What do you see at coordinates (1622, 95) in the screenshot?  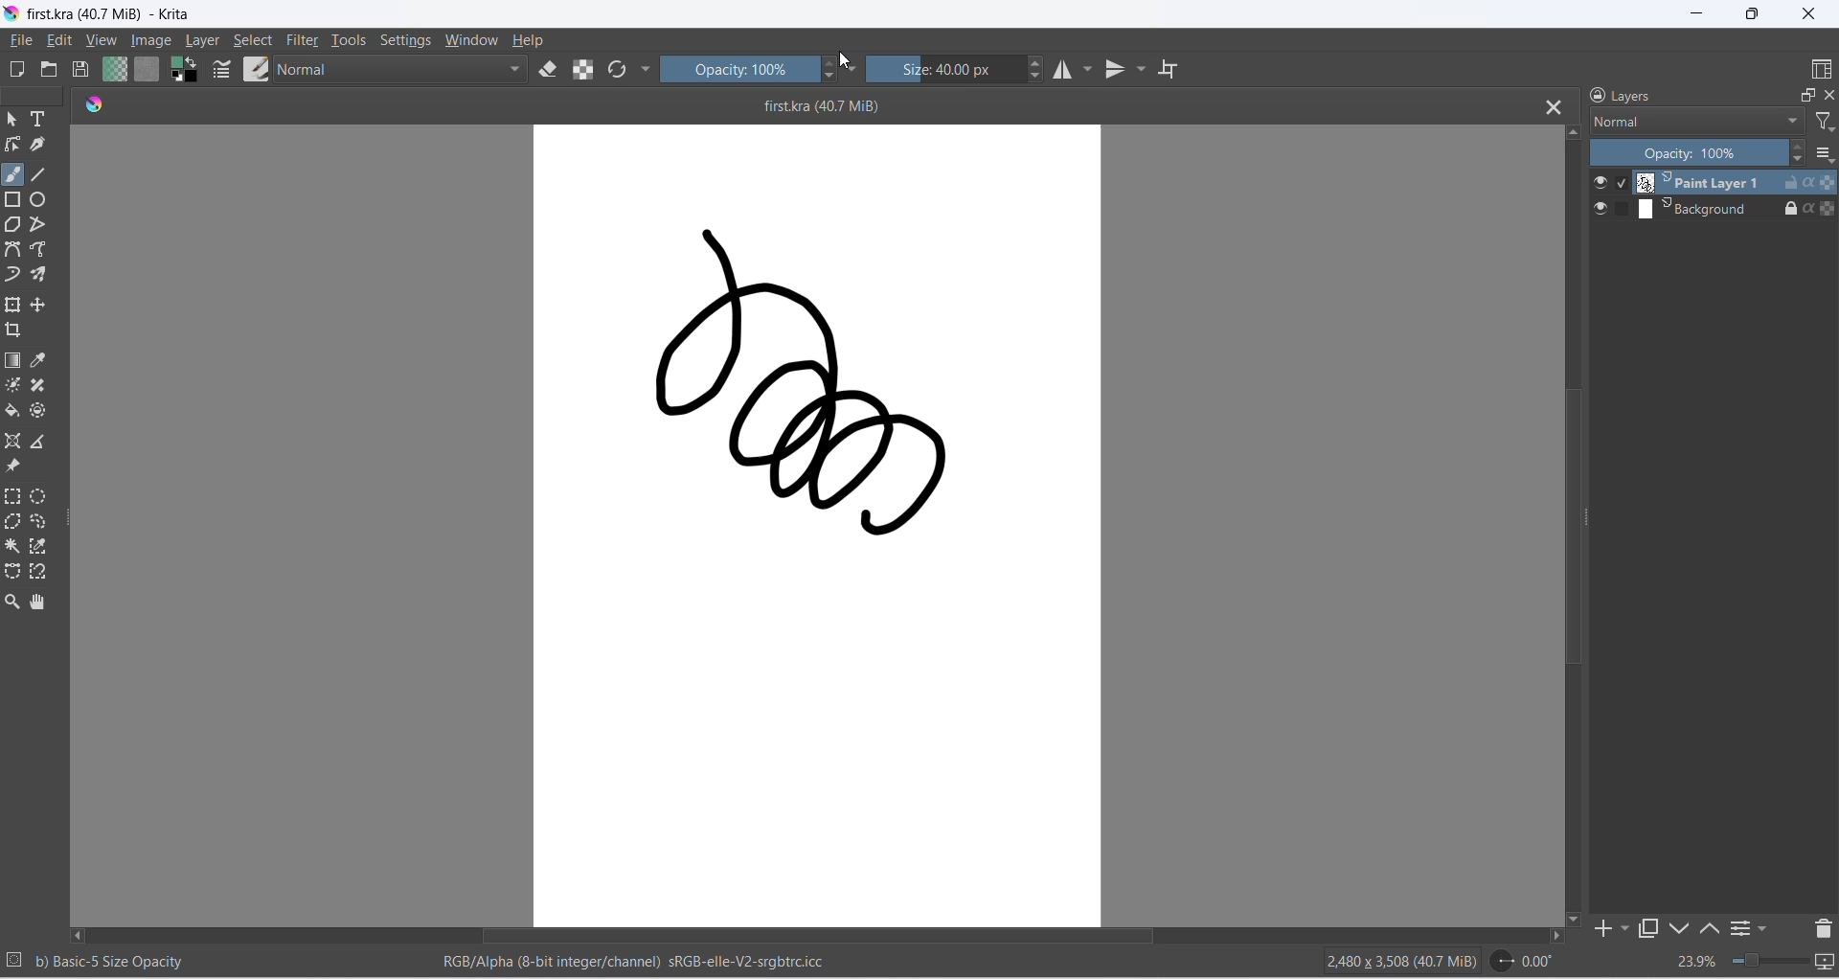 I see `layers` at bounding box center [1622, 95].